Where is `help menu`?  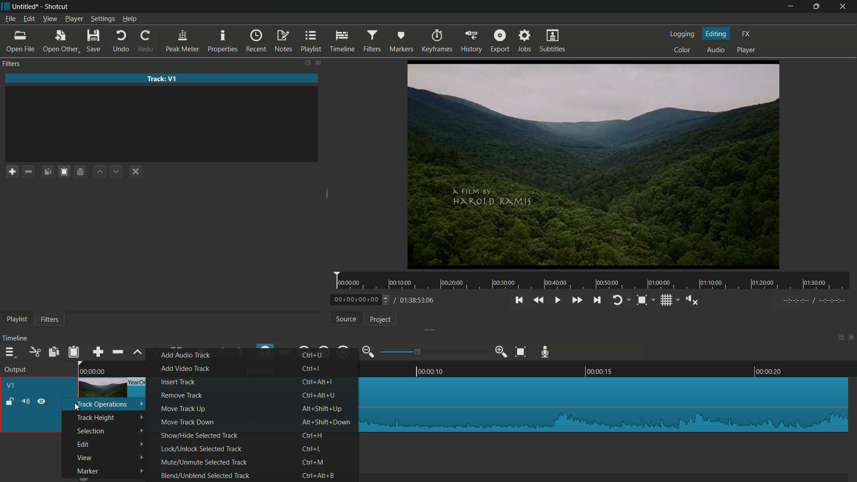
help menu is located at coordinates (129, 19).